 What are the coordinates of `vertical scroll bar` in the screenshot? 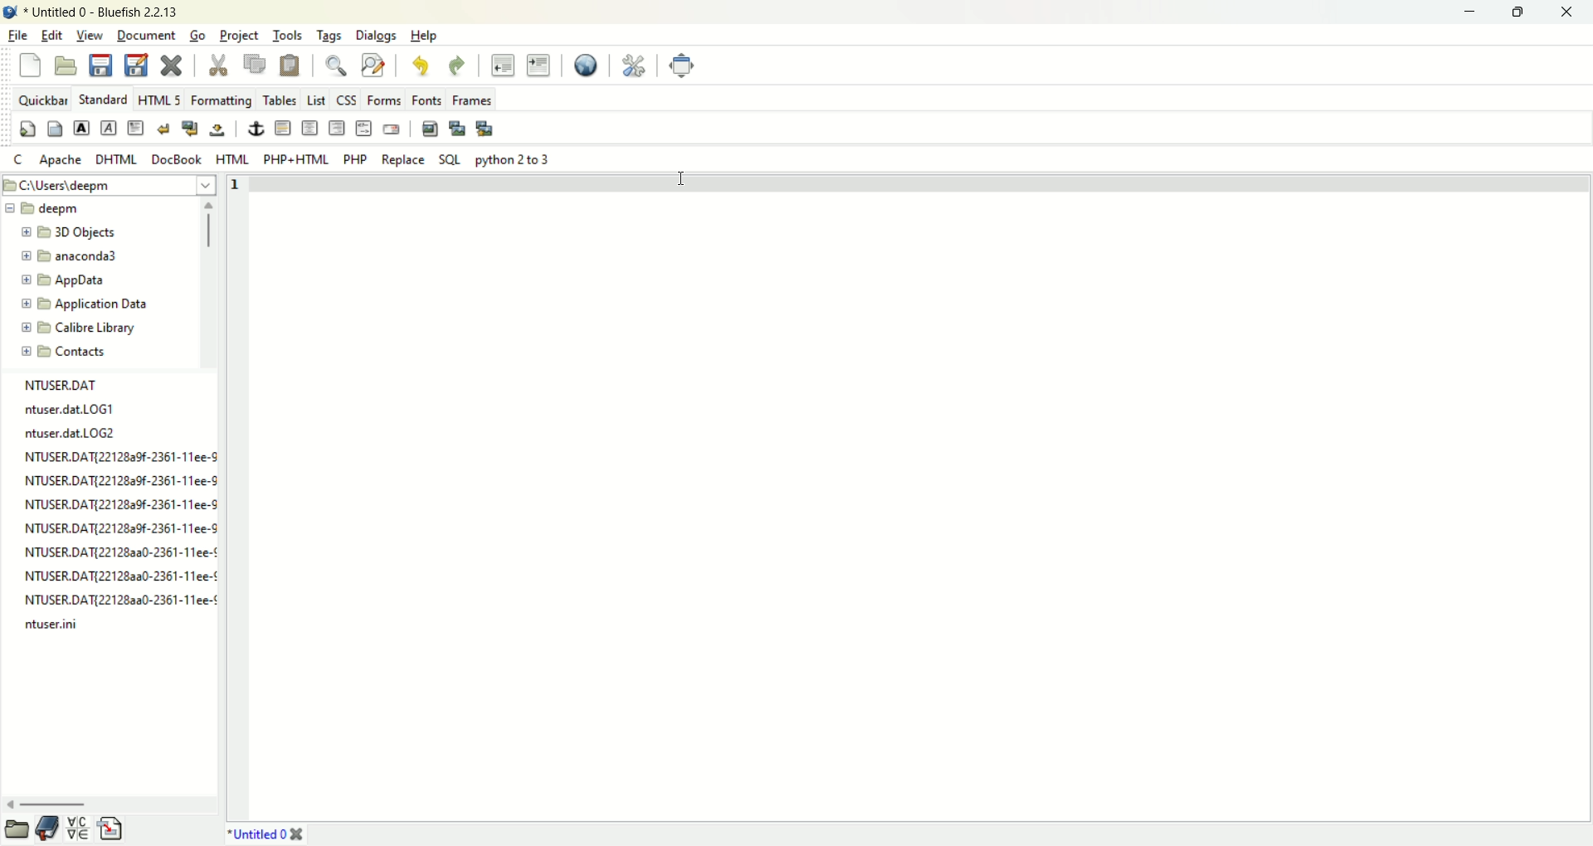 It's located at (212, 227).